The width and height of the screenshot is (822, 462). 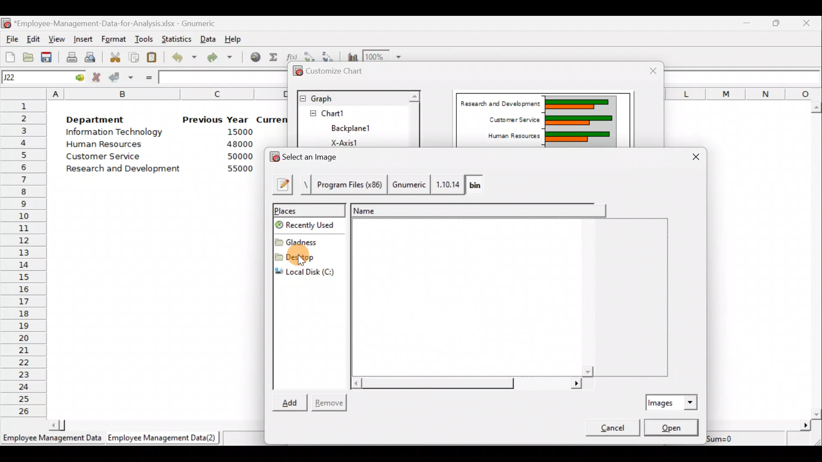 What do you see at coordinates (499, 101) in the screenshot?
I see `Research and Development` at bounding box center [499, 101].